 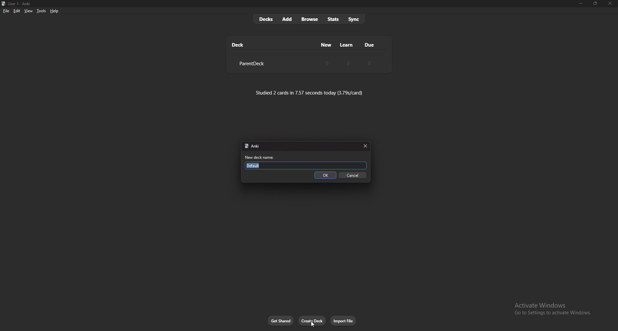 What do you see at coordinates (54, 11) in the screenshot?
I see `help` at bounding box center [54, 11].